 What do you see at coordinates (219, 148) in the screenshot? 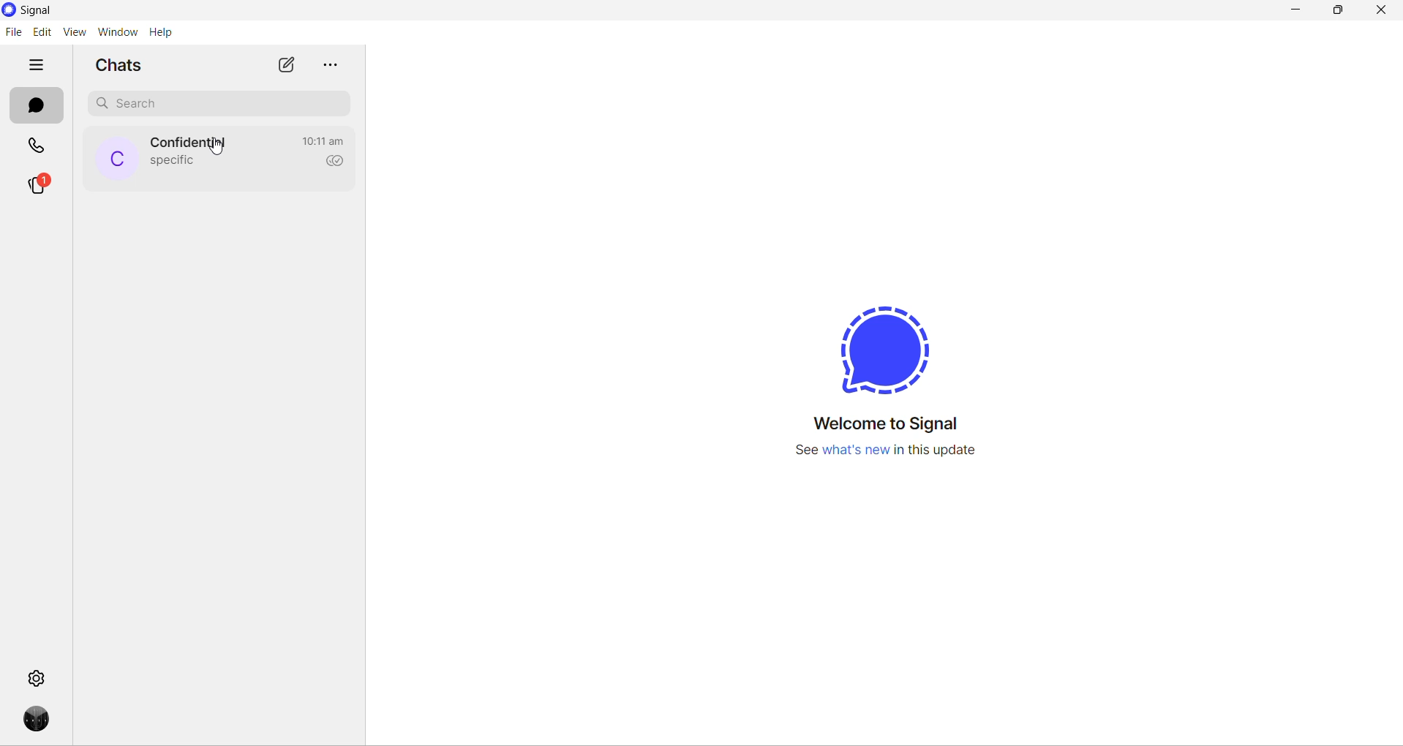
I see `cursor` at bounding box center [219, 148].